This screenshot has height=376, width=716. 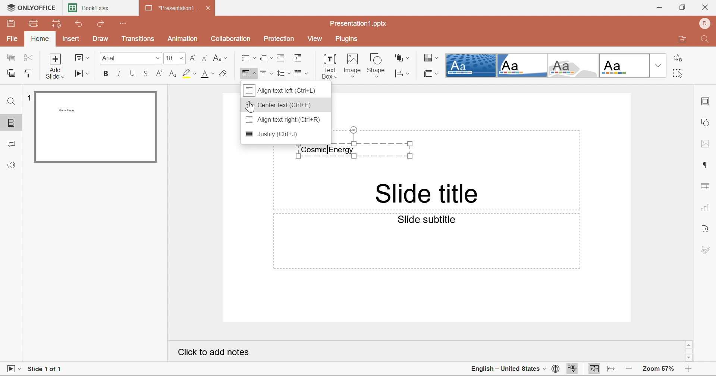 I want to click on Animation, so click(x=182, y=39).